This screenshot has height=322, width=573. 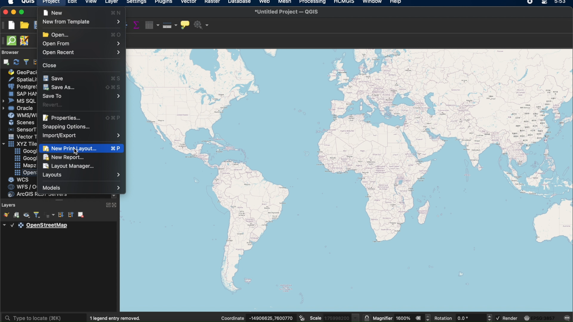 What do you see at coordinates (185, 25) in the screenshot?
I see `show map tips` at bounding box center [185, 25].